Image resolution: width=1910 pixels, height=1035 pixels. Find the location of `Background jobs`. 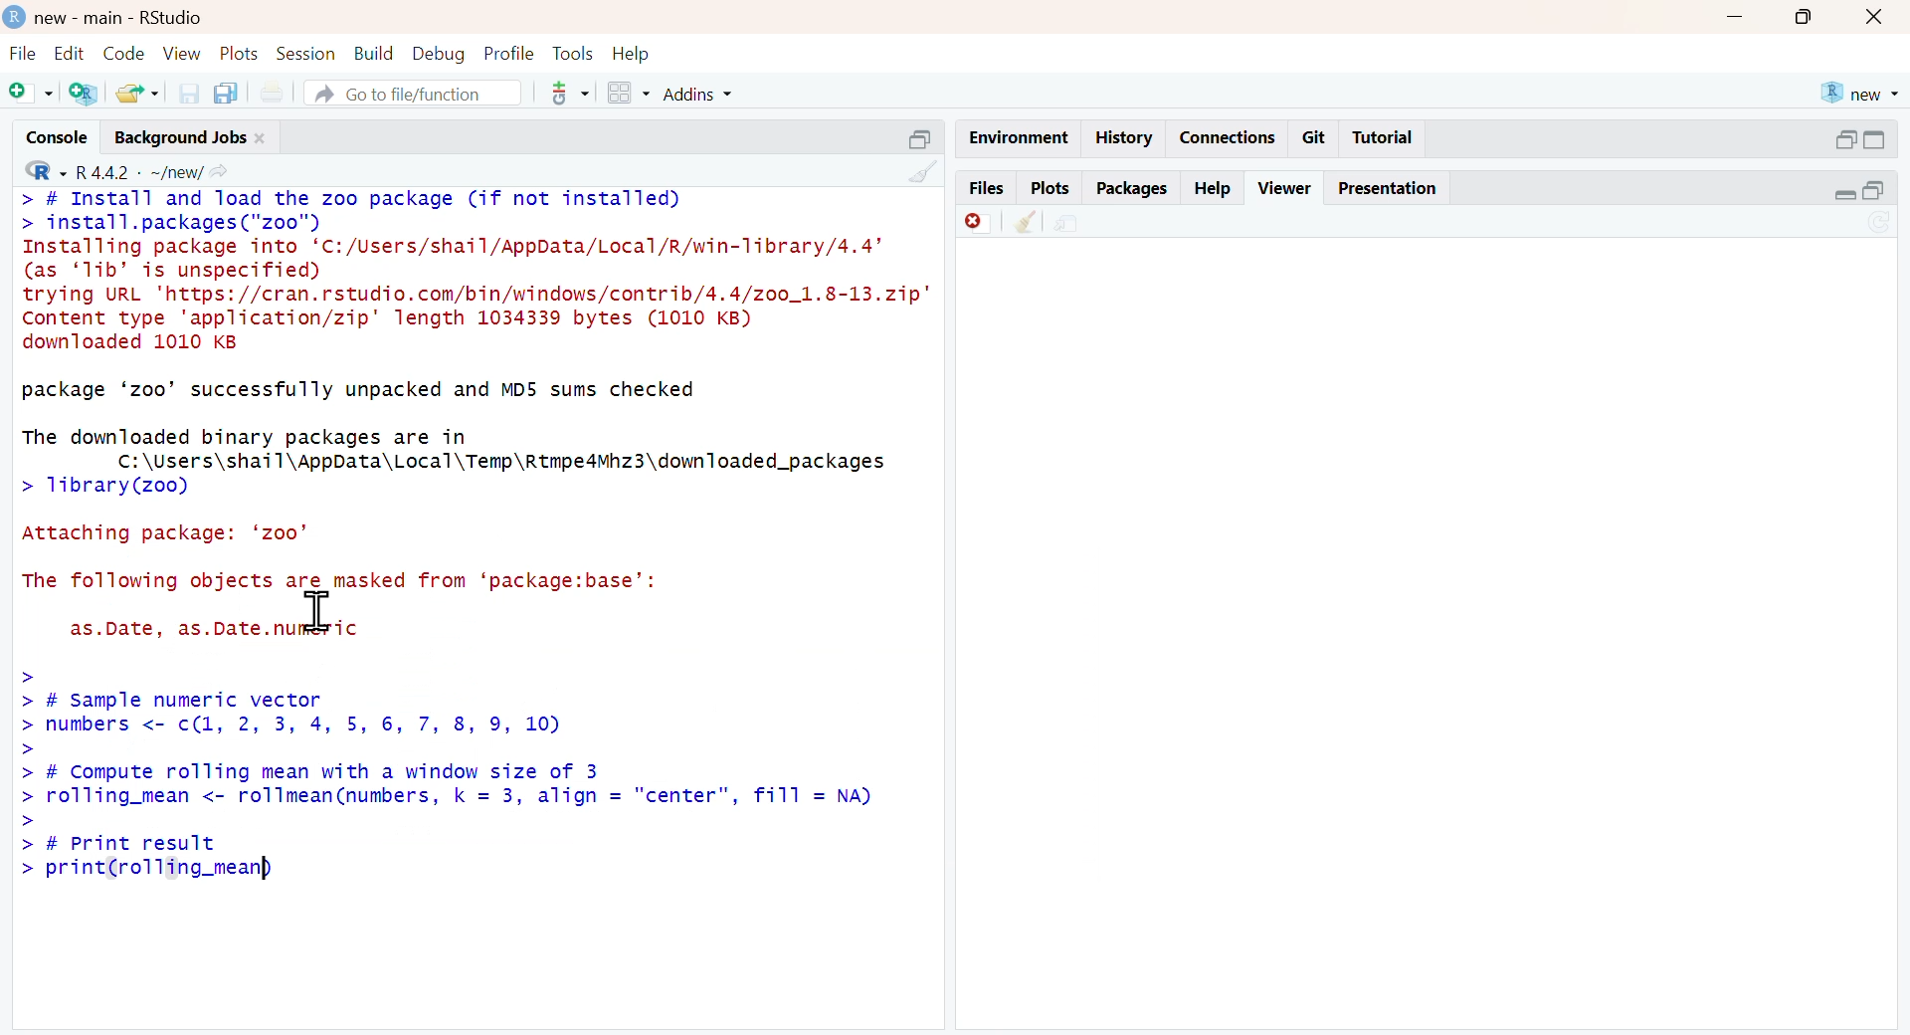

Background jobs is located at coordinates (179, 137).